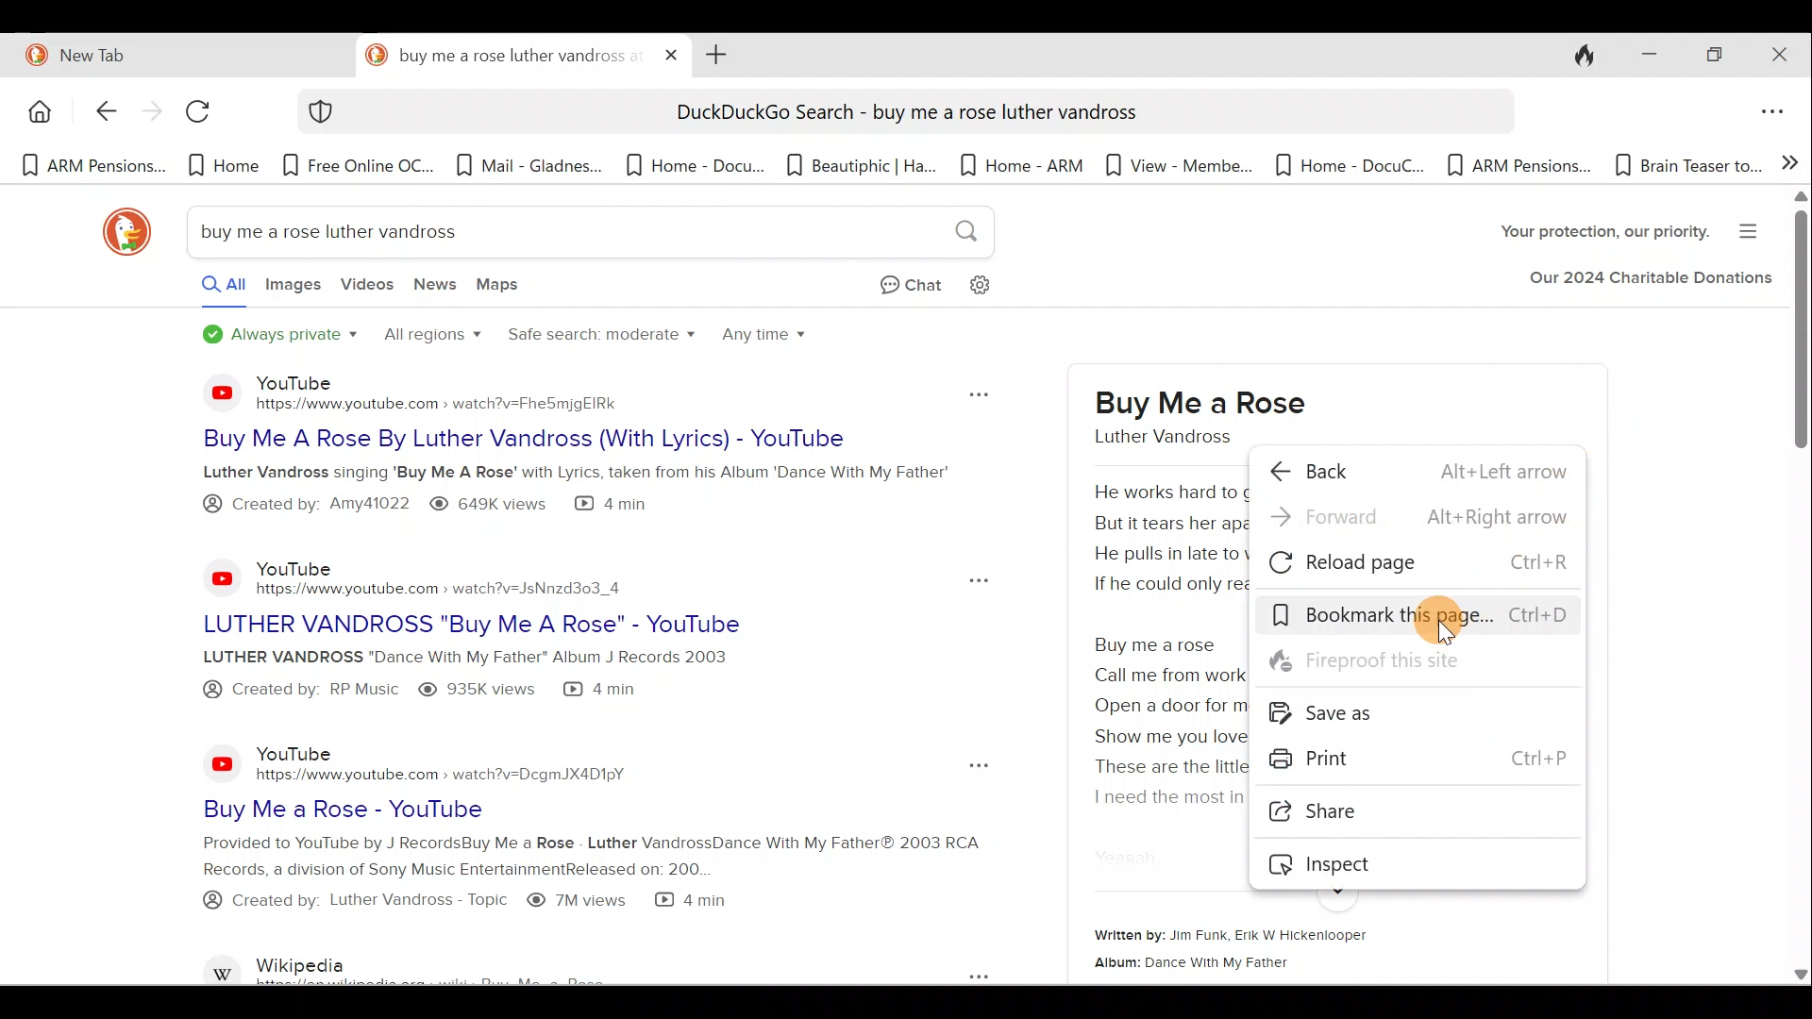 This screenshot has width=1812, height=1019. What do you see at coordinates (1420, 616) in the screenshot?
I see `Bookmark this page` at bounding box center [1420, 616].